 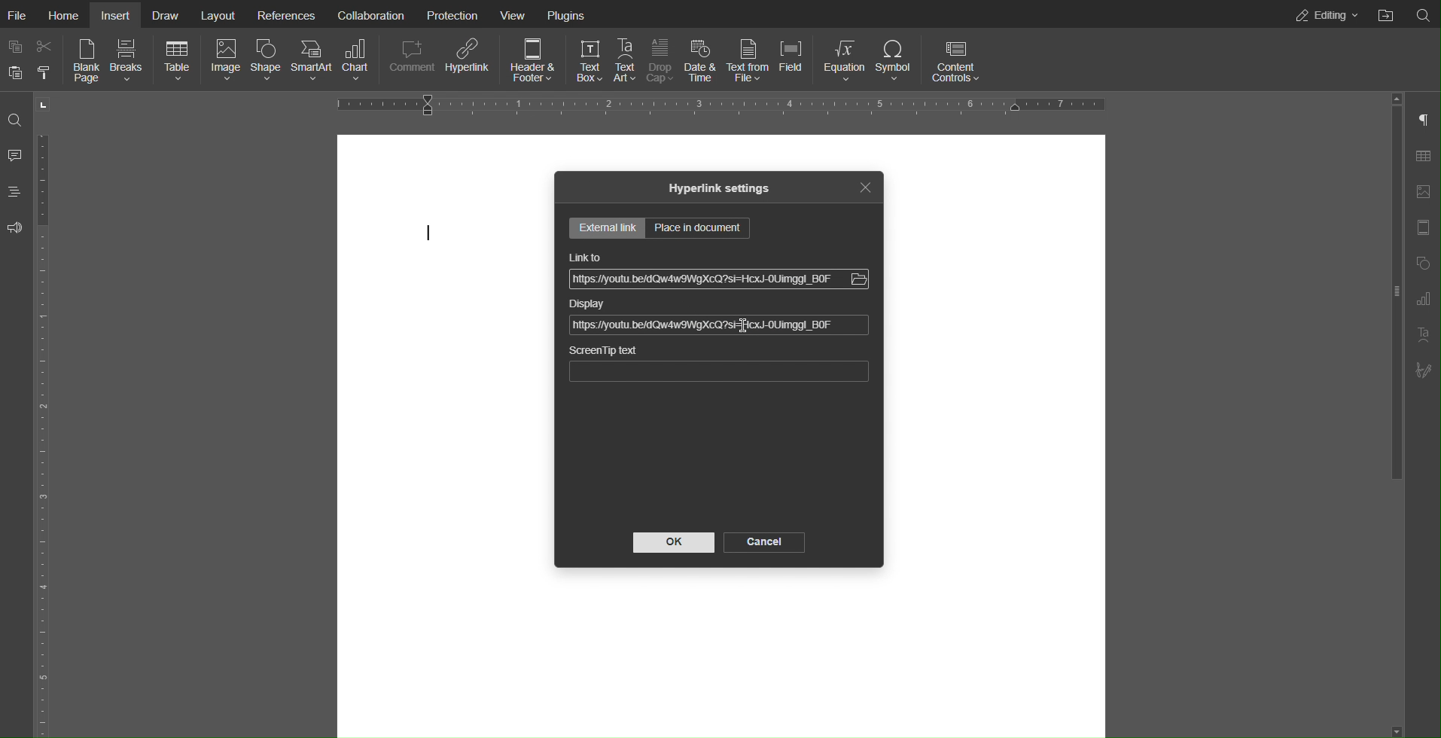 What do you see at coordinates (763, 542) in the screenshot?
I see `Cancel` at bounding box center [763, 542].